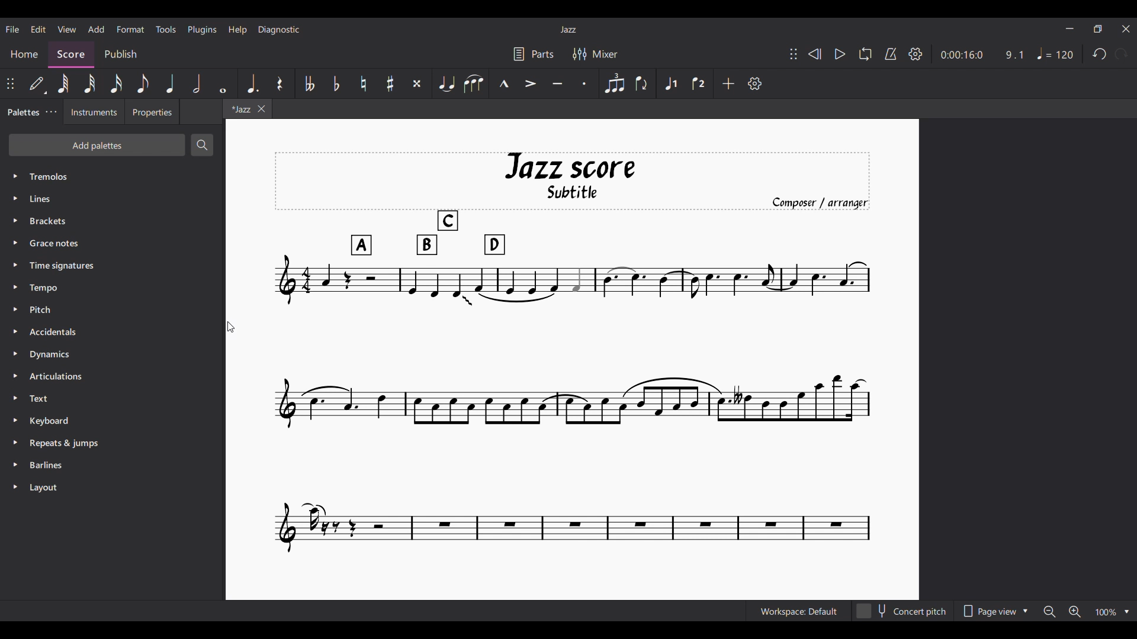  I want to click on Diagnostic menu, so click(279, 30).